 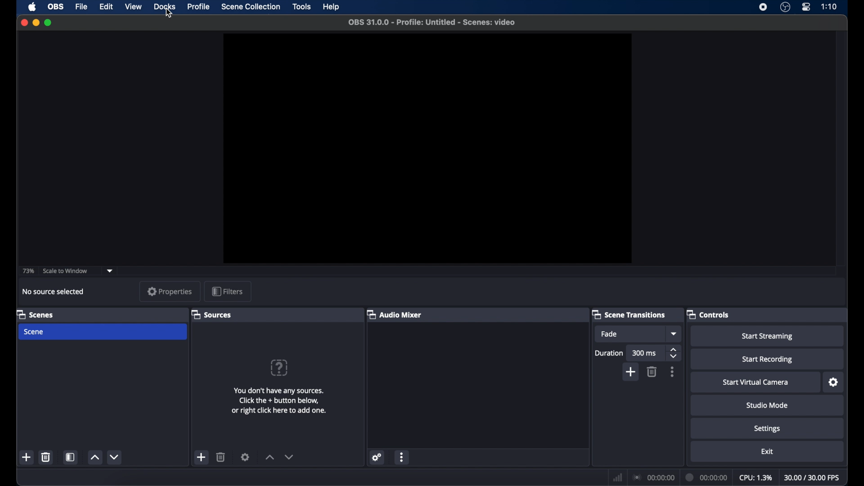 I want to click on fade, so click(x=610, y=334).